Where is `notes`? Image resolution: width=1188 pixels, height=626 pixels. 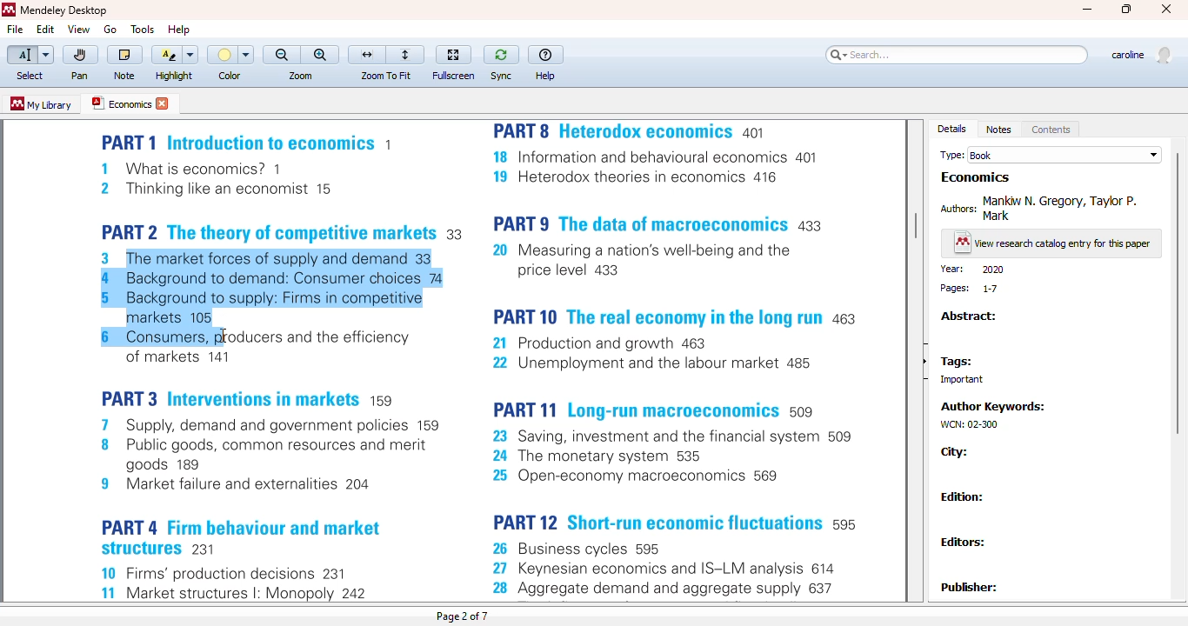
notes is located at coordinates (998, 130).